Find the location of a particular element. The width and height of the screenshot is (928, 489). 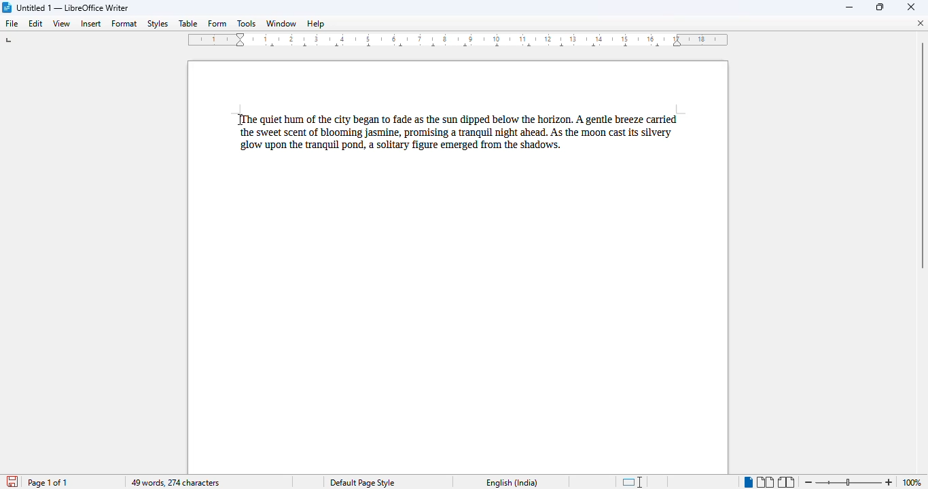

table is located at coordinates (188, 23).